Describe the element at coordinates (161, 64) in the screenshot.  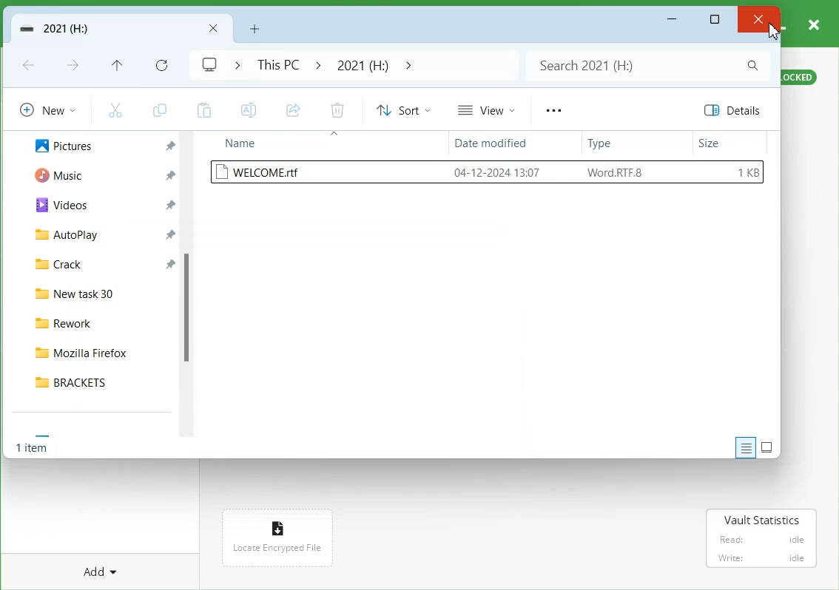
I see `Refresh` at that location.